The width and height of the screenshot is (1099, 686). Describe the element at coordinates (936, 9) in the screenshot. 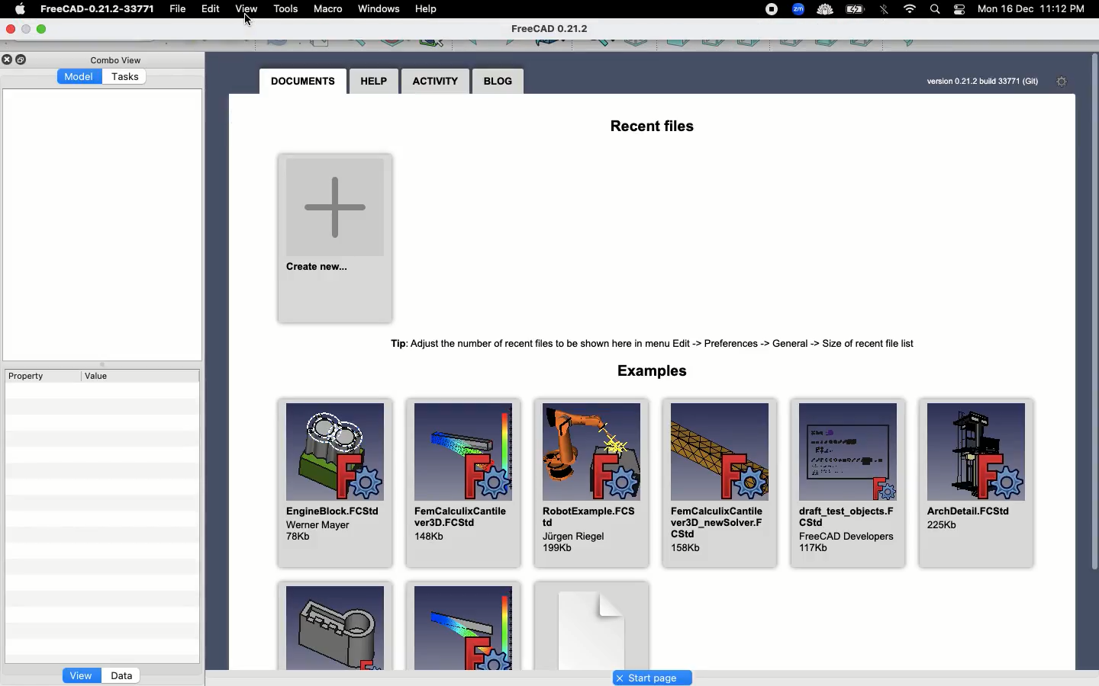

I see `Search` at that location.